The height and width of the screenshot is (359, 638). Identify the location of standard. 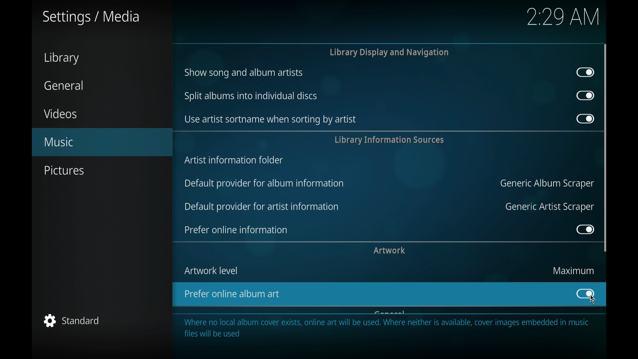
(72, 321).